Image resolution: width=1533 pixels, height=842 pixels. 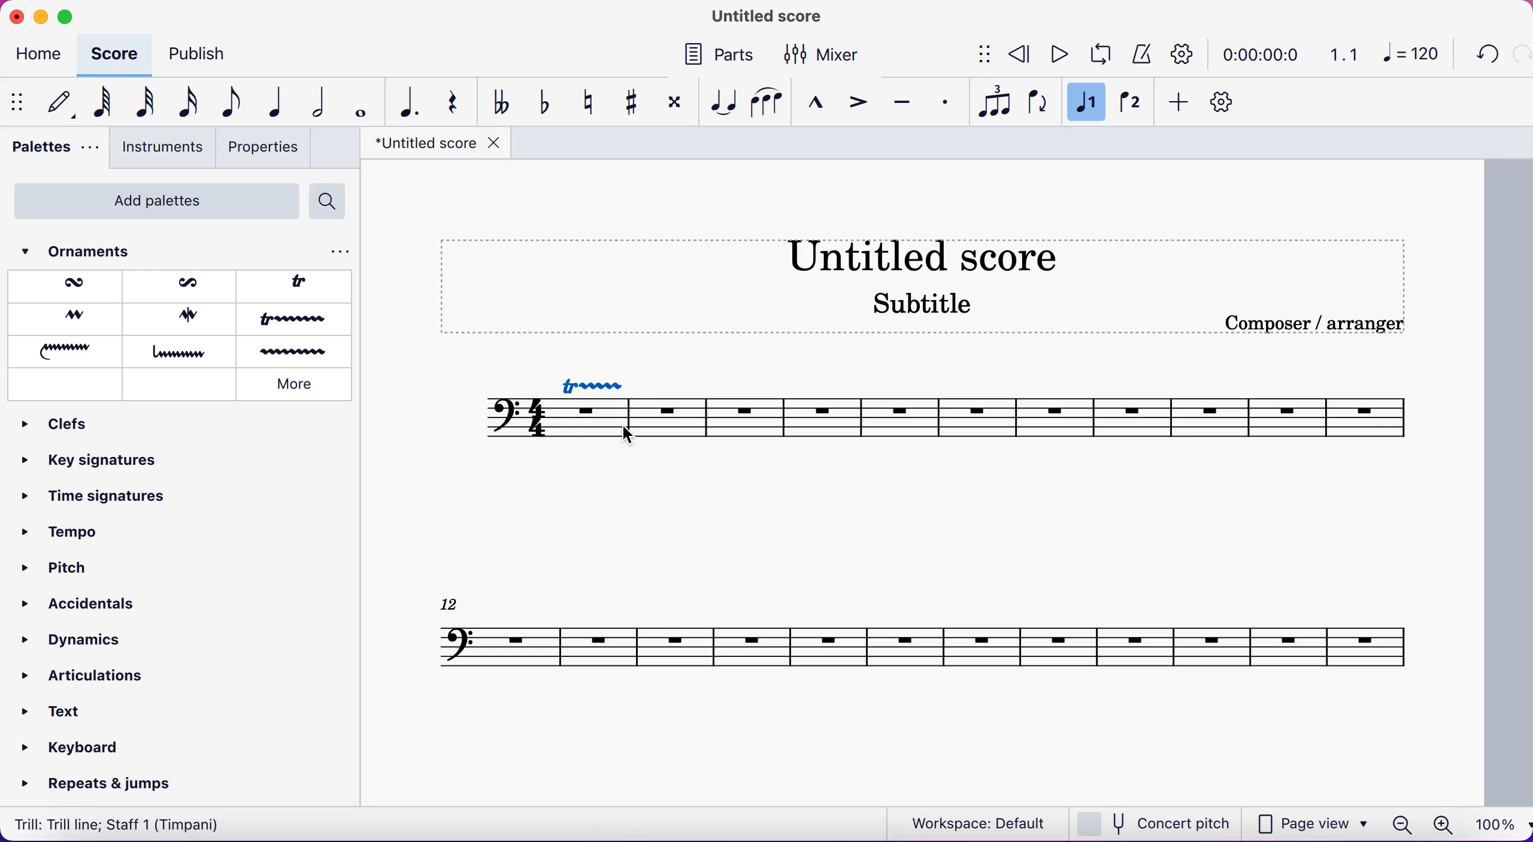 I want to click on vibrato or shake, so click(x=296, y=353).